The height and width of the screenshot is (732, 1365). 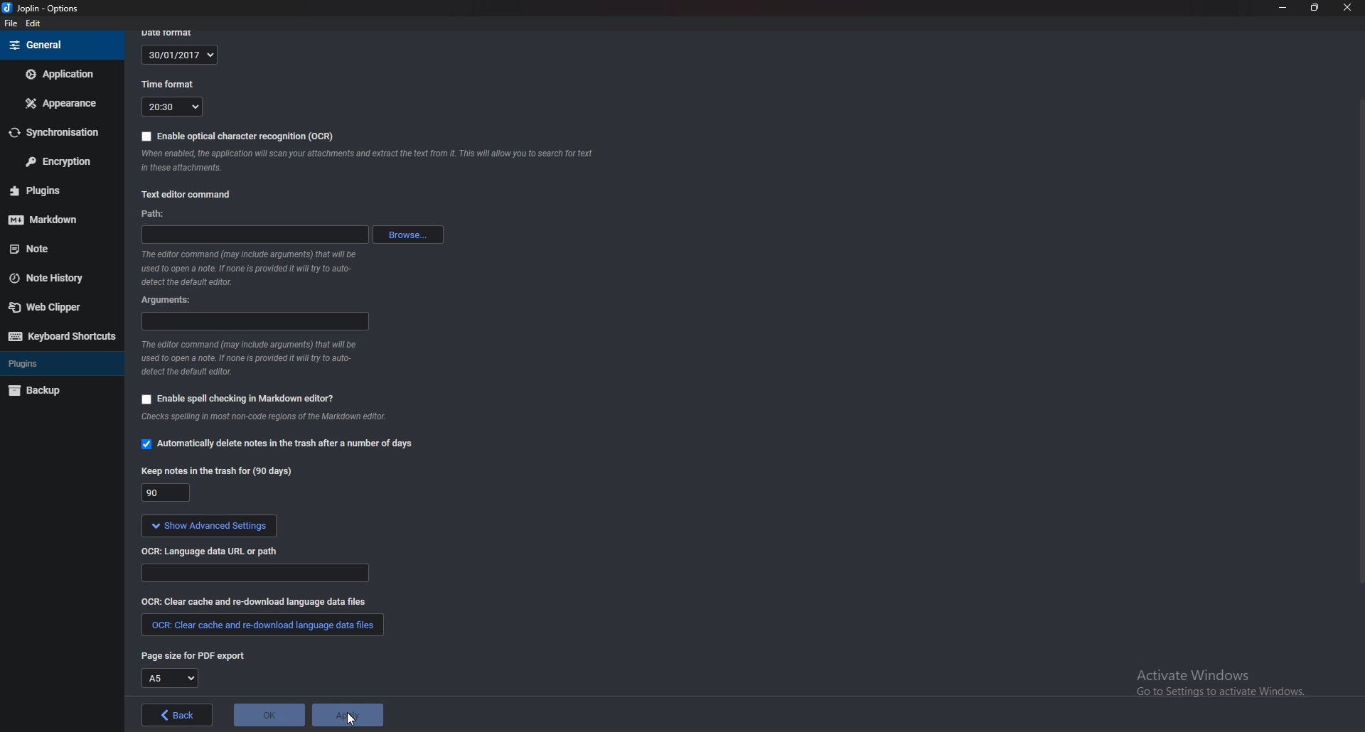 I want to click on Web clipper, so click(x=55, y=307).